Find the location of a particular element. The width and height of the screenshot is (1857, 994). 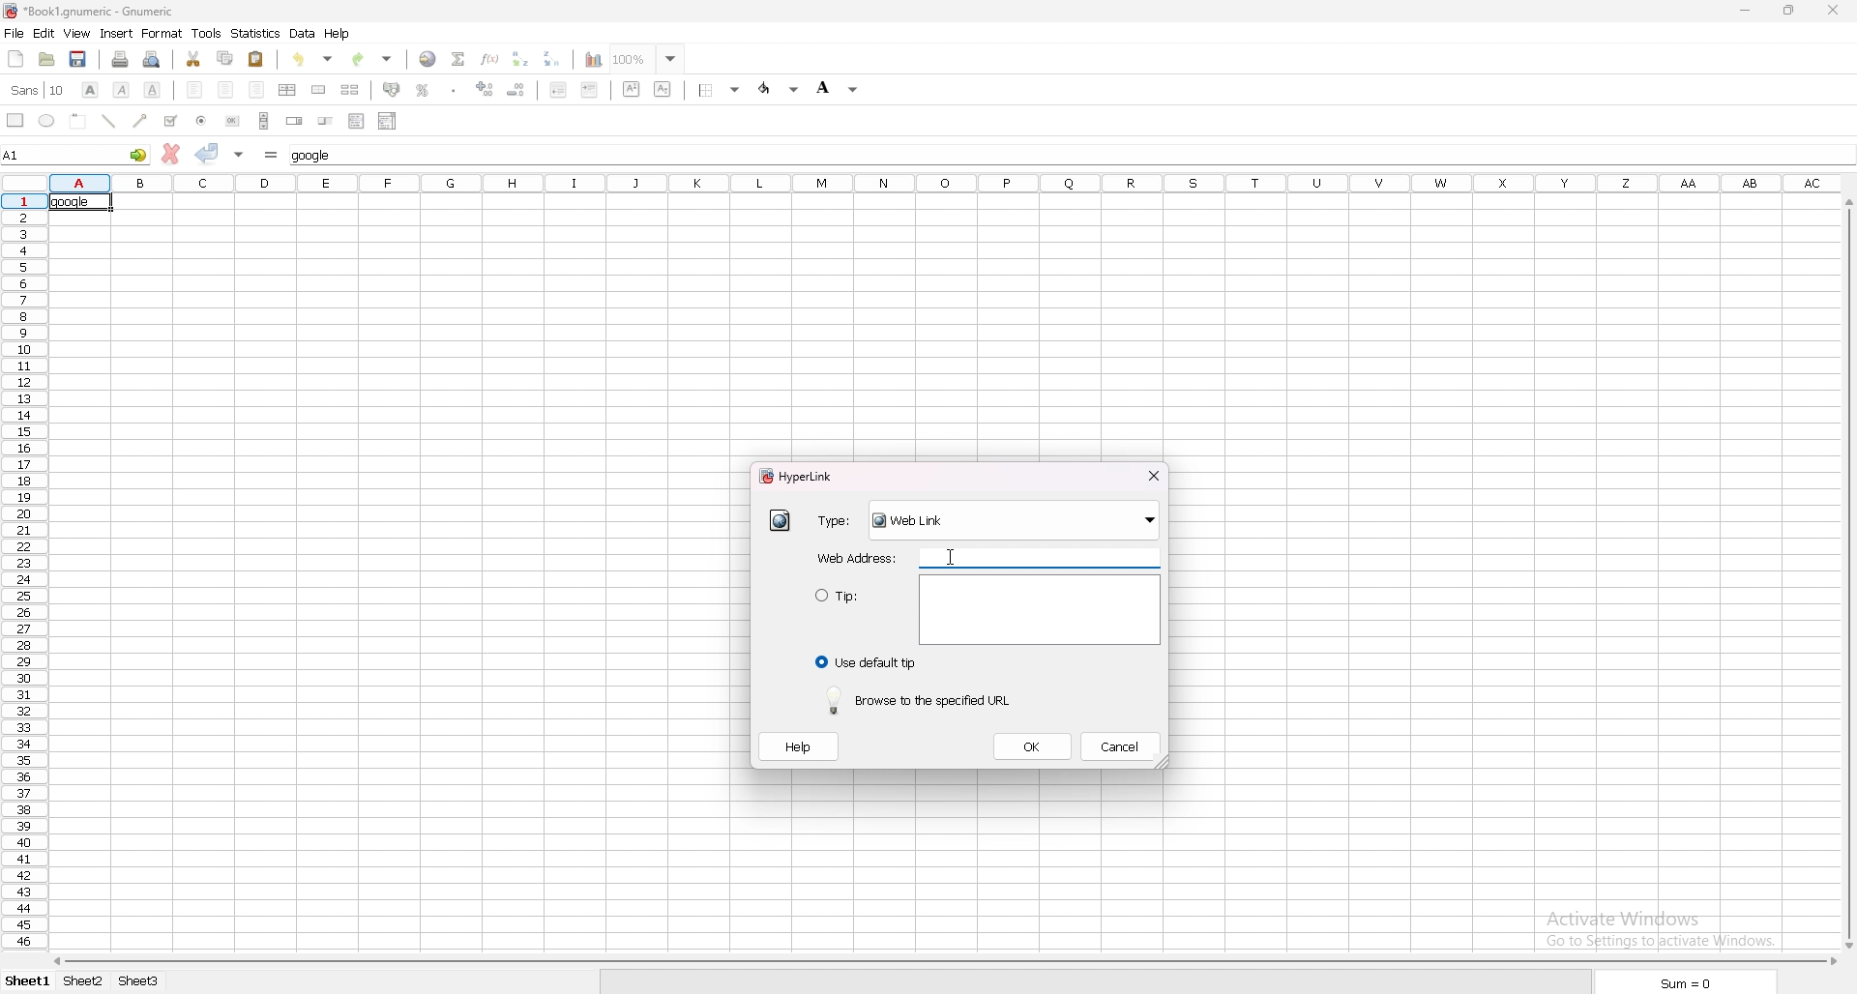

sort descending is located at coordinates (552, 58).